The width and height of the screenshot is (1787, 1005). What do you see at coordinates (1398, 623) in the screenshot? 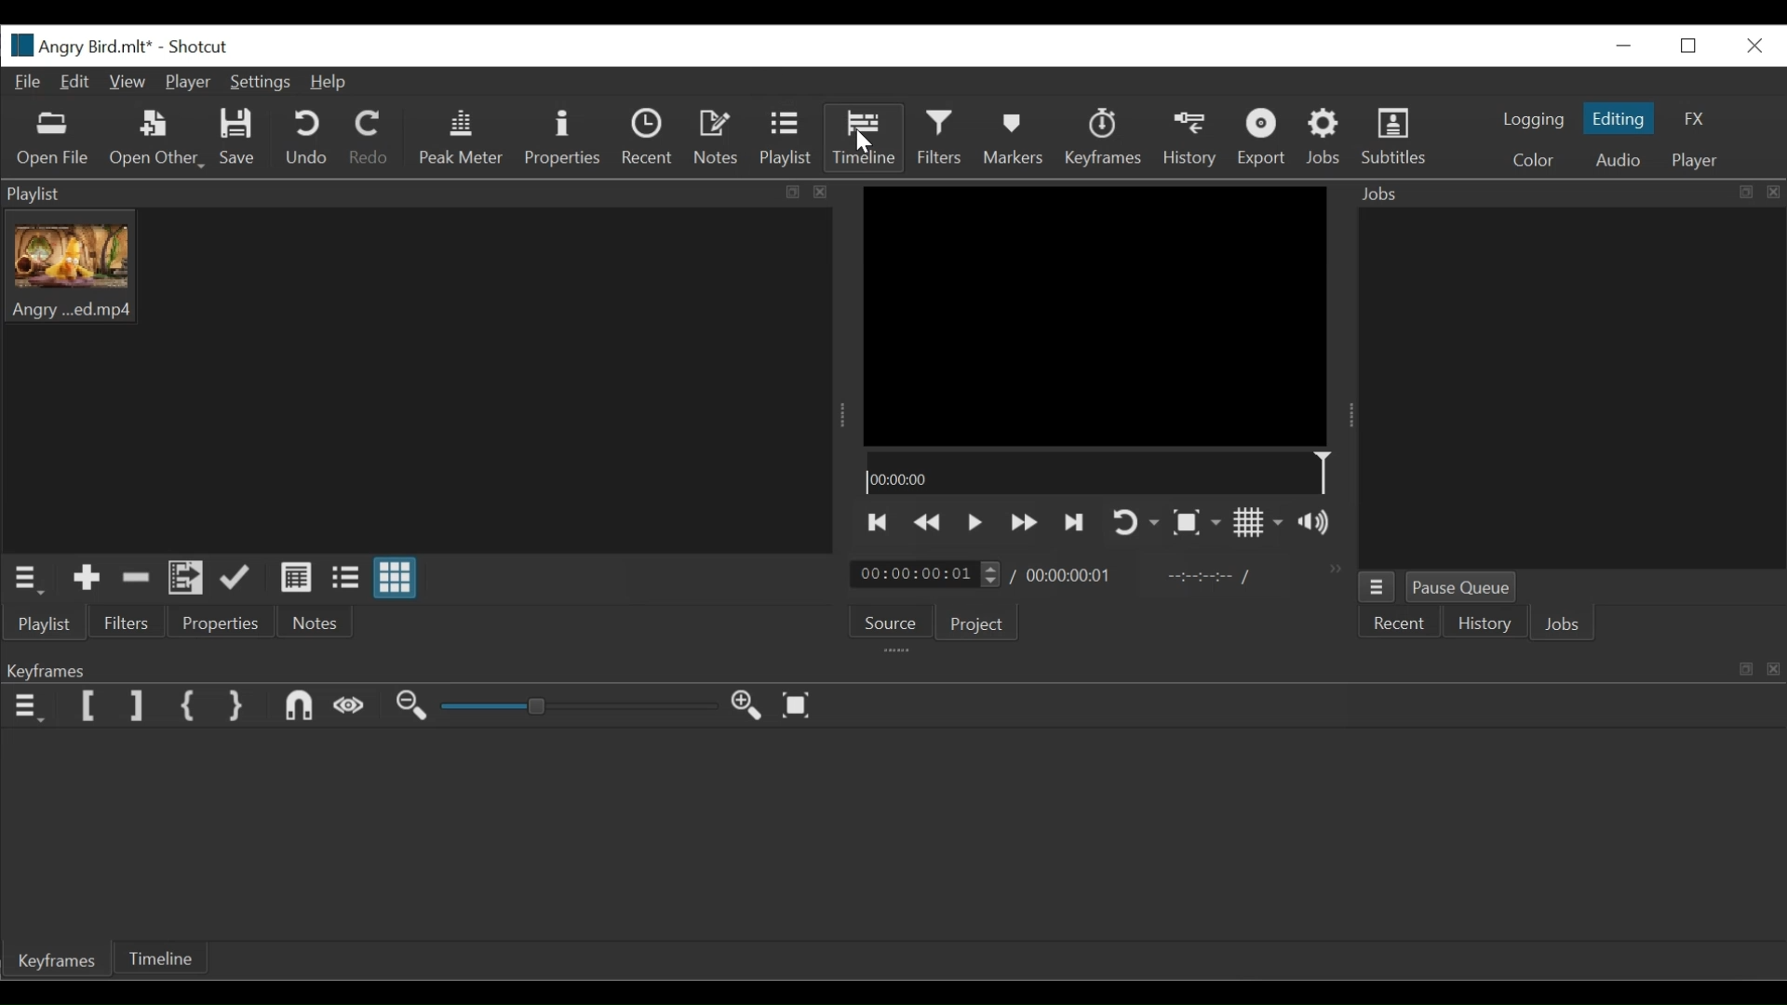
I see `Recent` at bounding box center [1398, 623].